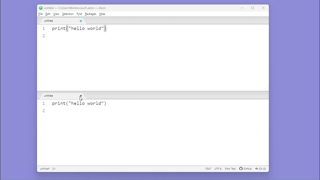 This screenshot has width=320, height=180. I want to click on Package, so click(90, 14).